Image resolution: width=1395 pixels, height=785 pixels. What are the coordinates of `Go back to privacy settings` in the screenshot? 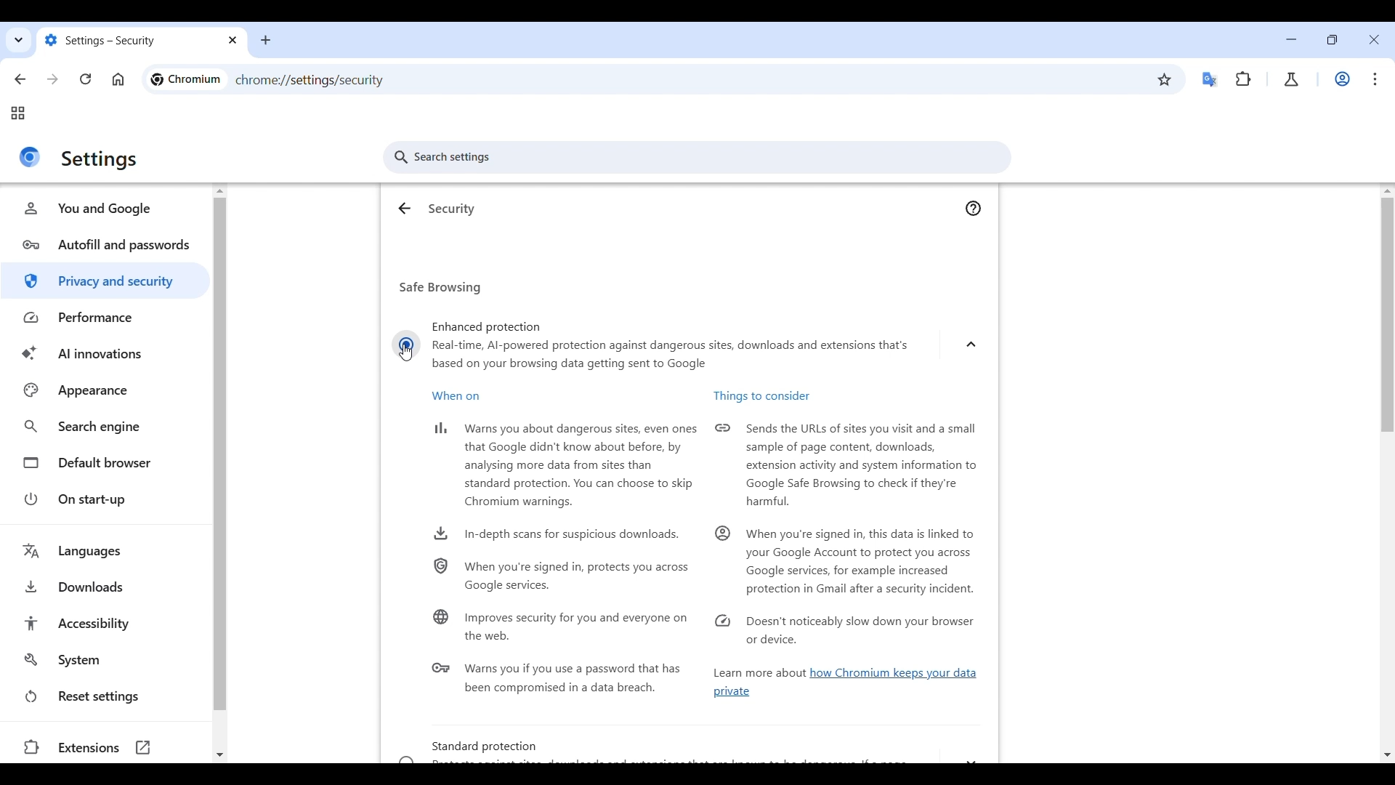 It's located at (405, 209).